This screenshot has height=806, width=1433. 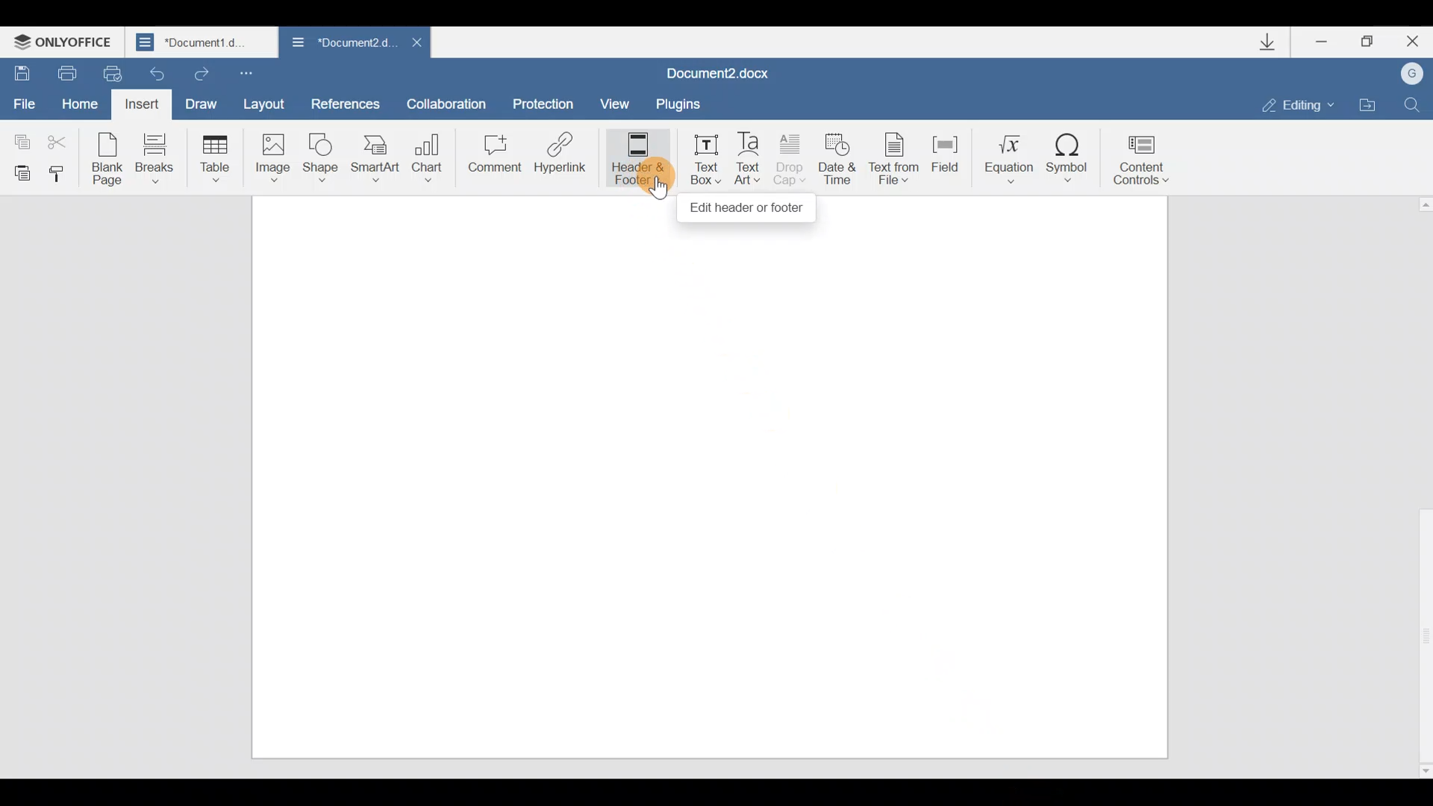 What do you see at coordinates (690, 101) in the screenshot?
I see `Plugins` at bounding box center [690, 101].